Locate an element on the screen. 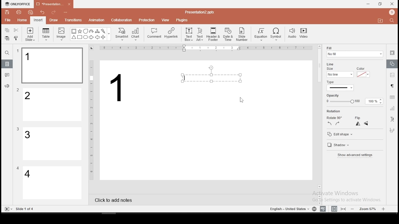 The width and height of the screenshot is (399, 224). file is located at coordinates (7, 21).